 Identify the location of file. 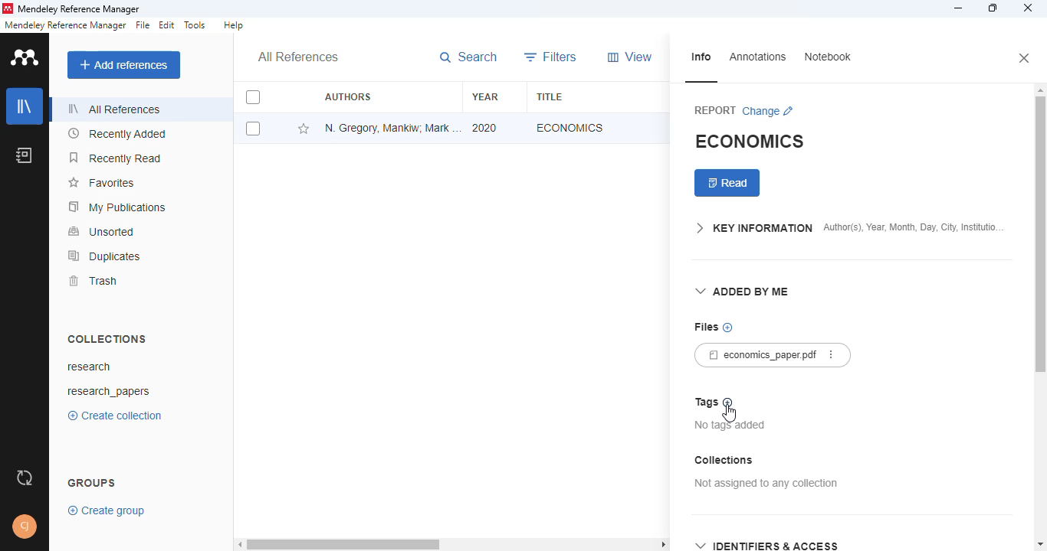
(143, 25).